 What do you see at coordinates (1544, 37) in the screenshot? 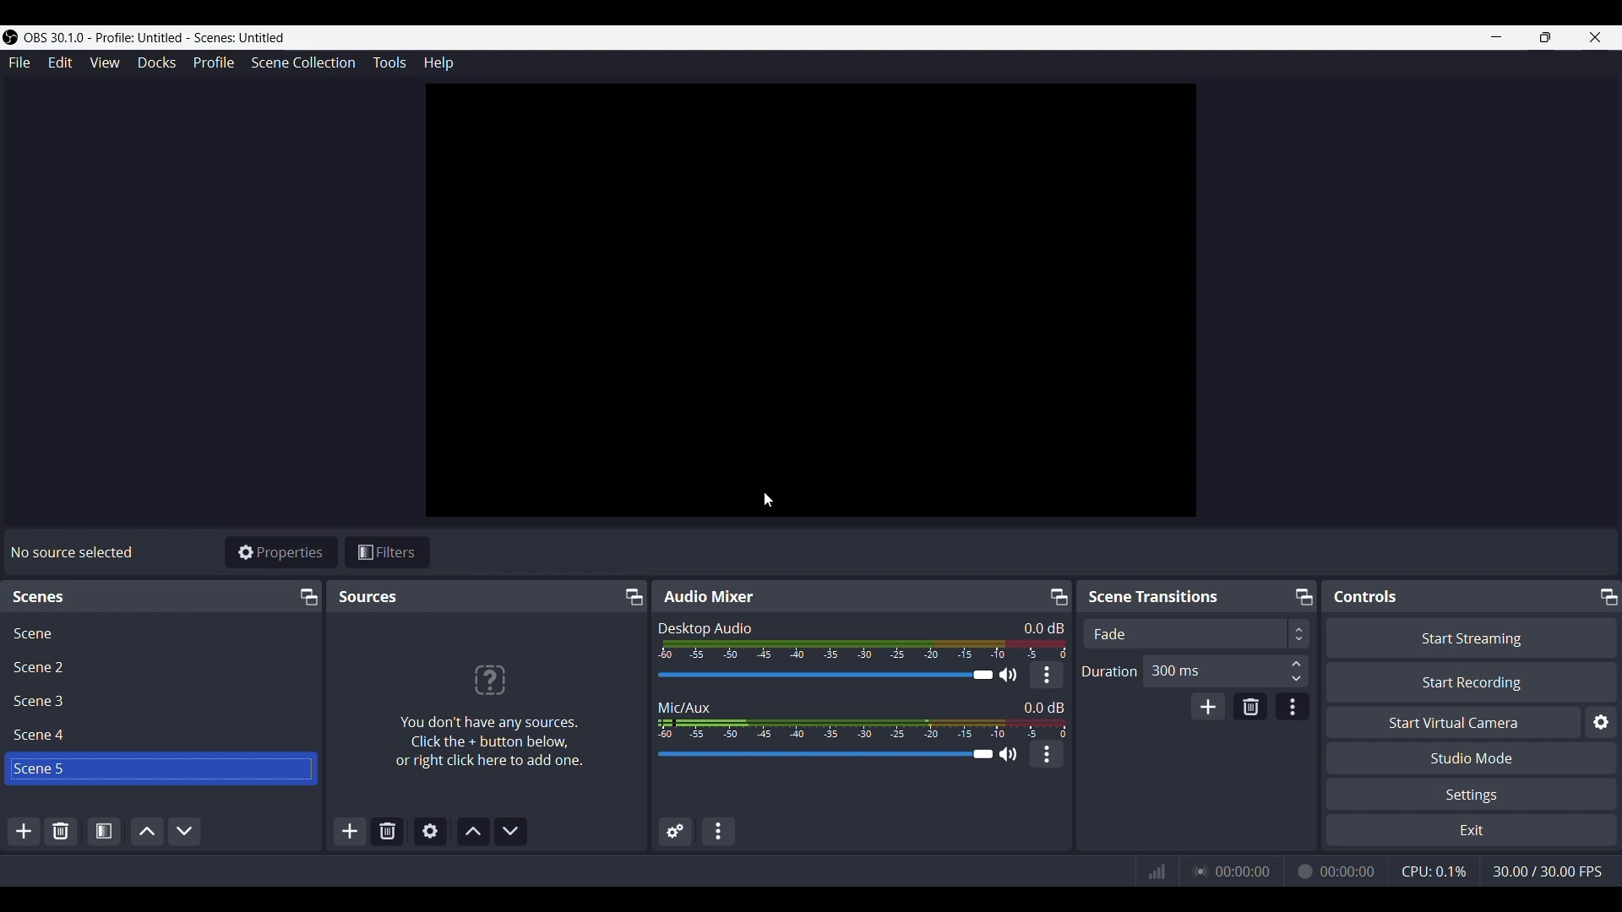
I see `Maximize` at bounding box center [1544, 37].